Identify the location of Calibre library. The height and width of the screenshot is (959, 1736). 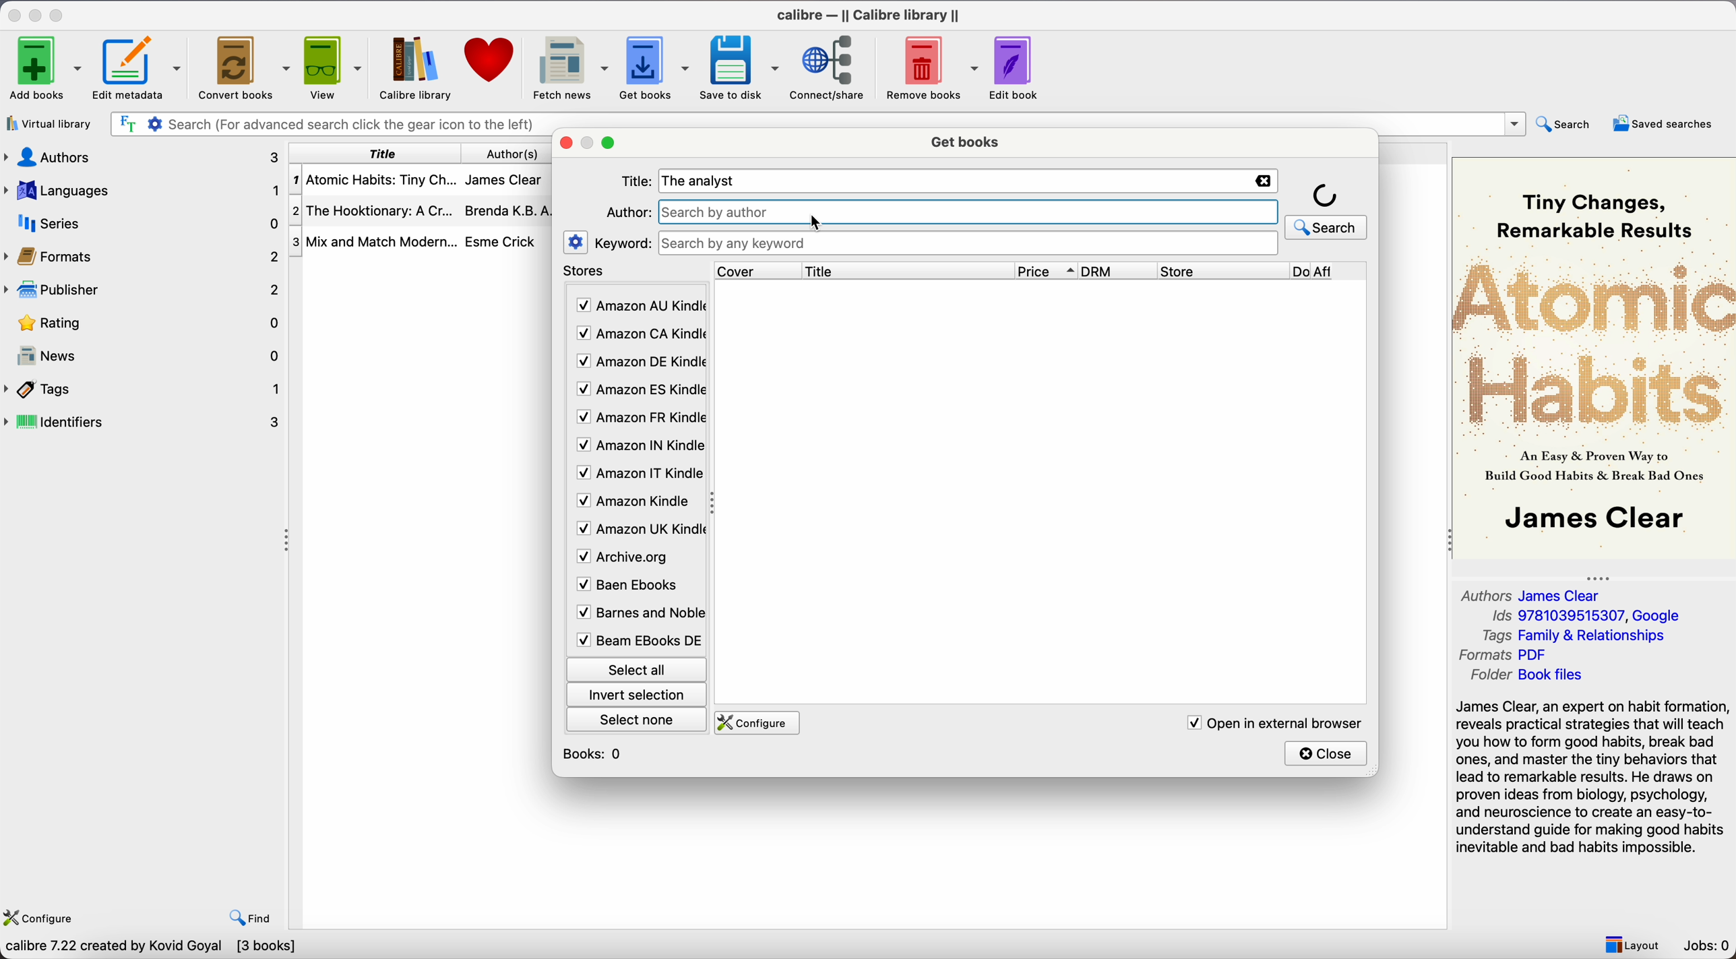
(412, 67).